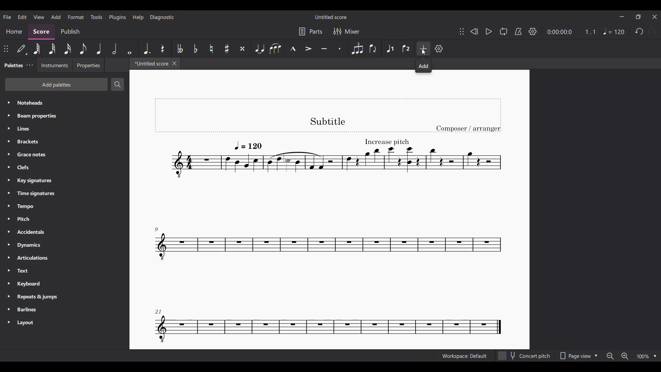 The image size is (661, 372). What do you see at coordinates (293, 49) in the screenshot?
I see `Marcato` at bounding box center [293, 49].